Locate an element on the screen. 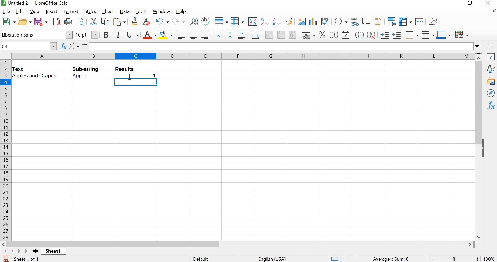 The height and width of the screenshot is (262, 497). format as currency is located at coordinates (307, 35).